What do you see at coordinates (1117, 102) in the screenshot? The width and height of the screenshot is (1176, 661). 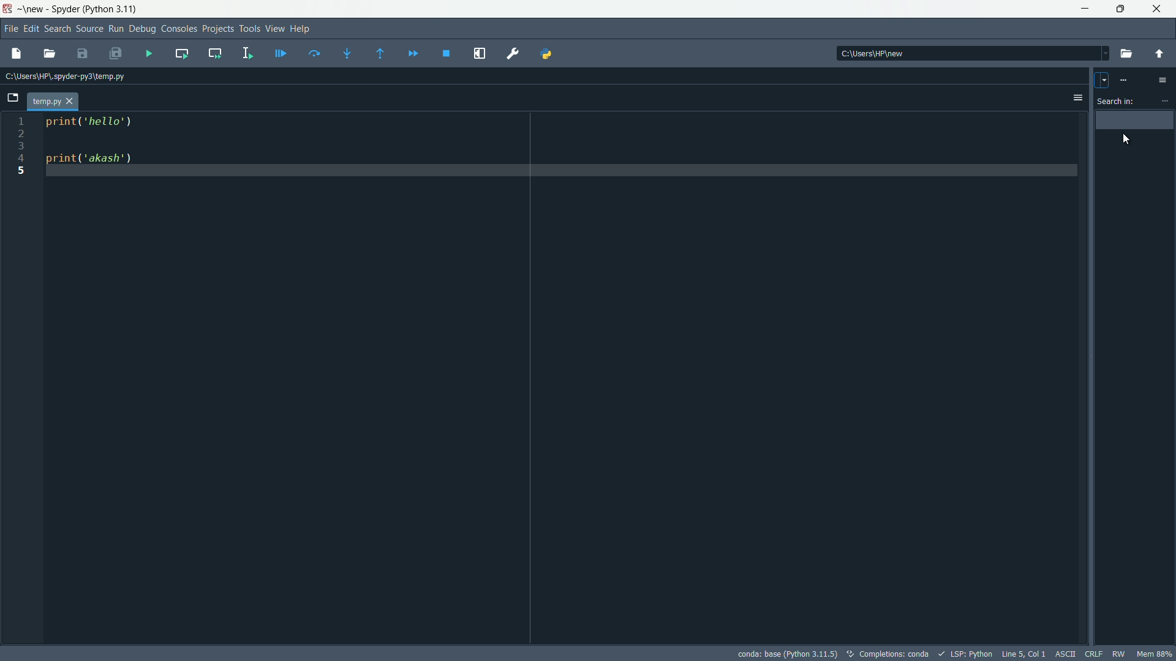 I see `Search in:` at bounding box center [1117, 102].